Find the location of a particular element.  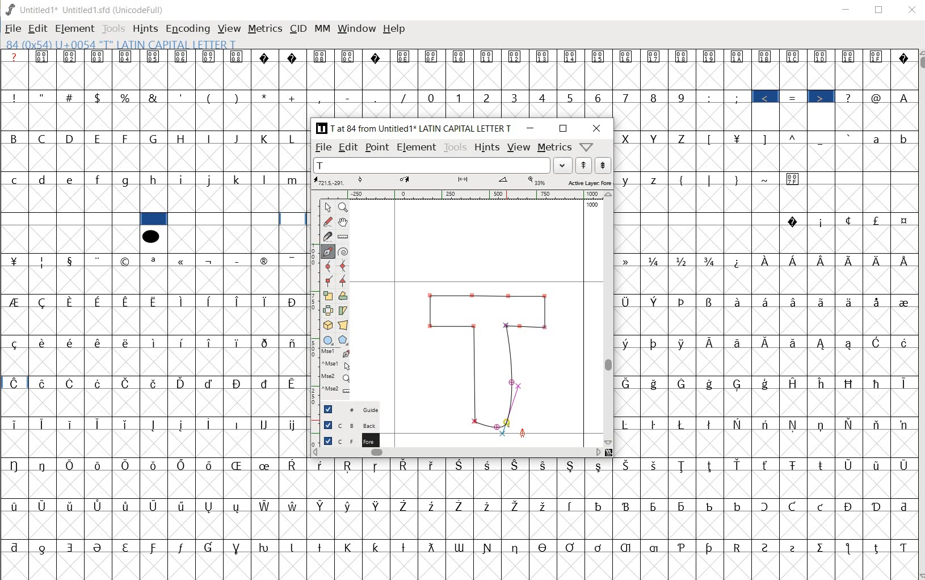

Symbol is located at coordinates (684, 465).